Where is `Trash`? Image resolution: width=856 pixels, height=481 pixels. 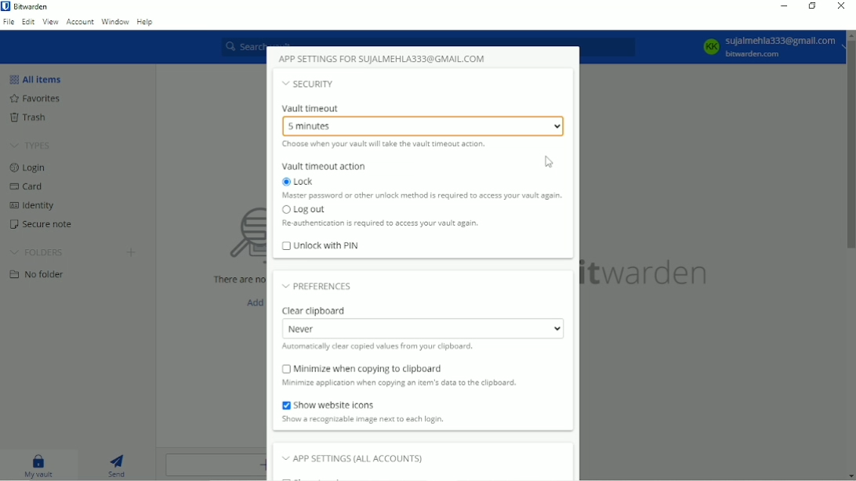 Trash is located at coordinates (29, 117).